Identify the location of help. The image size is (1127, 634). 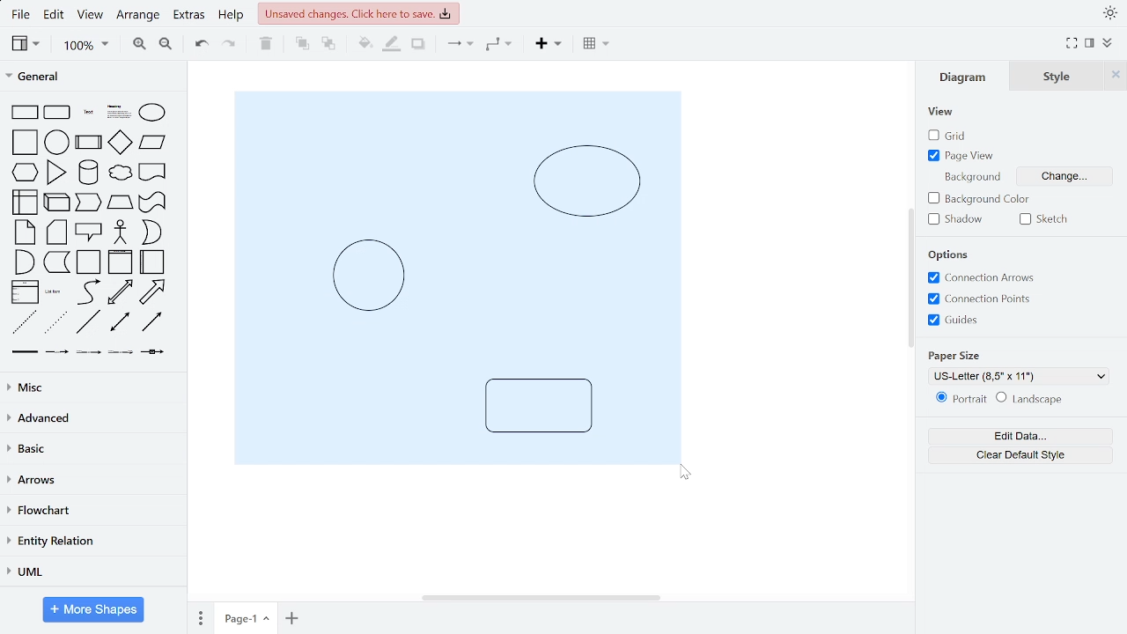
(232, 17).